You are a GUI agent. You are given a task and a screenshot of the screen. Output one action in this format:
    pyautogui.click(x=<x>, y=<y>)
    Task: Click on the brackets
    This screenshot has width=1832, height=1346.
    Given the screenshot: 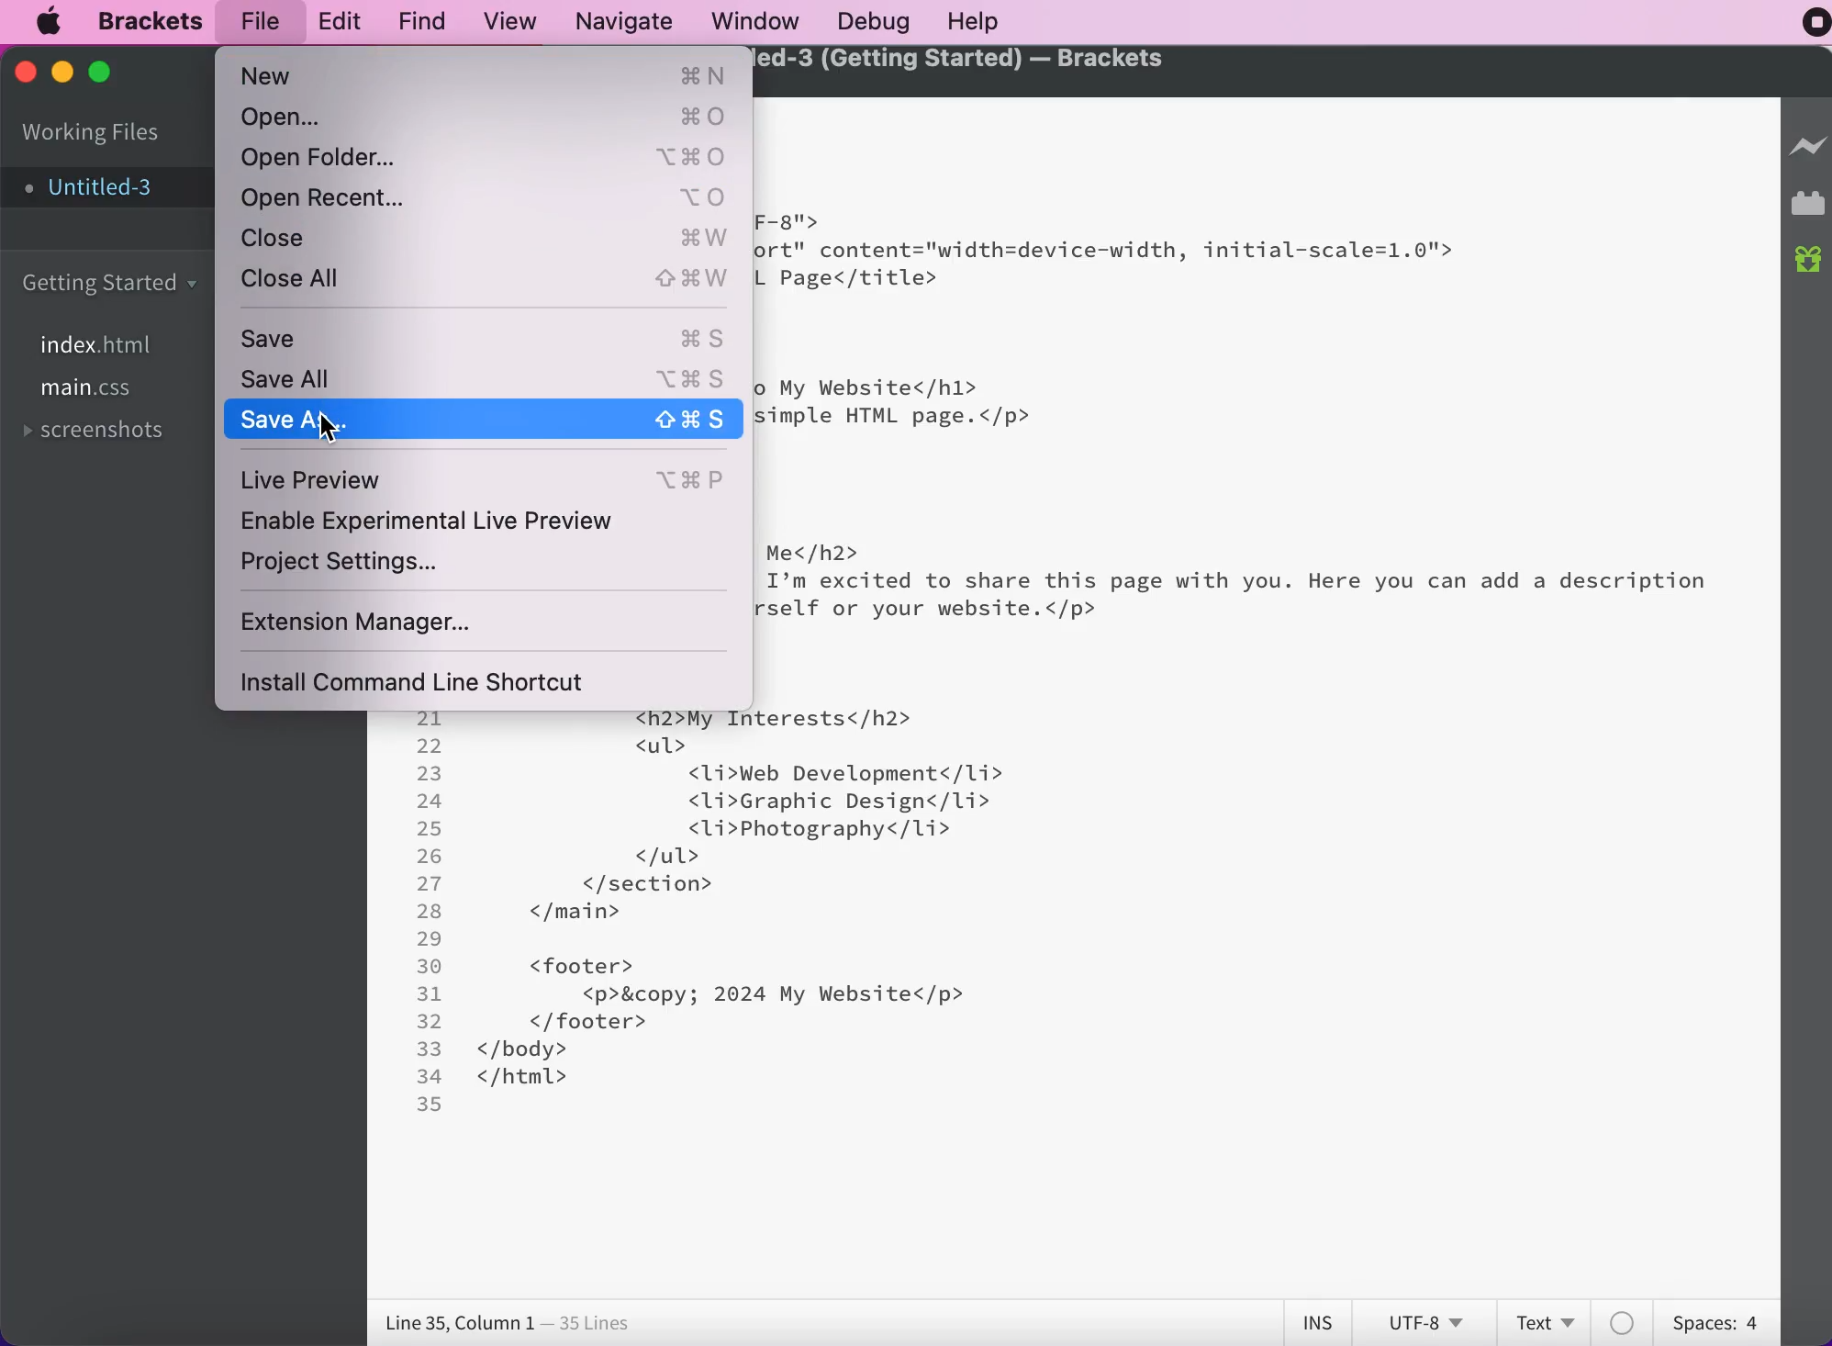 What is the action you would take?
    pyautogui.click(x=153, y=19)
    